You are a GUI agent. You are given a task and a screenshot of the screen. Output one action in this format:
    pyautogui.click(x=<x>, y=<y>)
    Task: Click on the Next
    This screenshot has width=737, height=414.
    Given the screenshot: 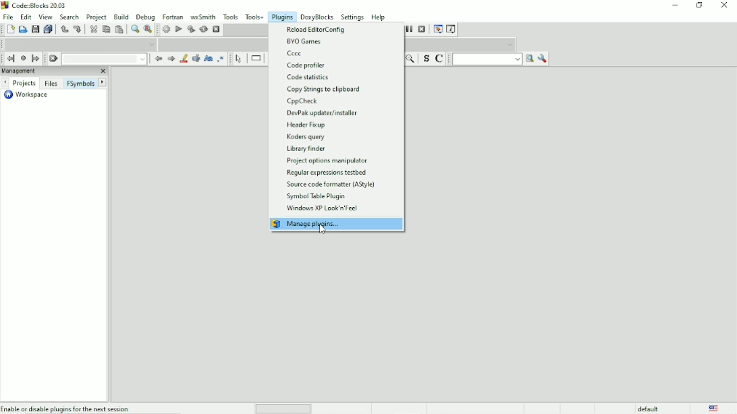 What is the action you would take?
    pyautogui.click(x=103, y=82)
    